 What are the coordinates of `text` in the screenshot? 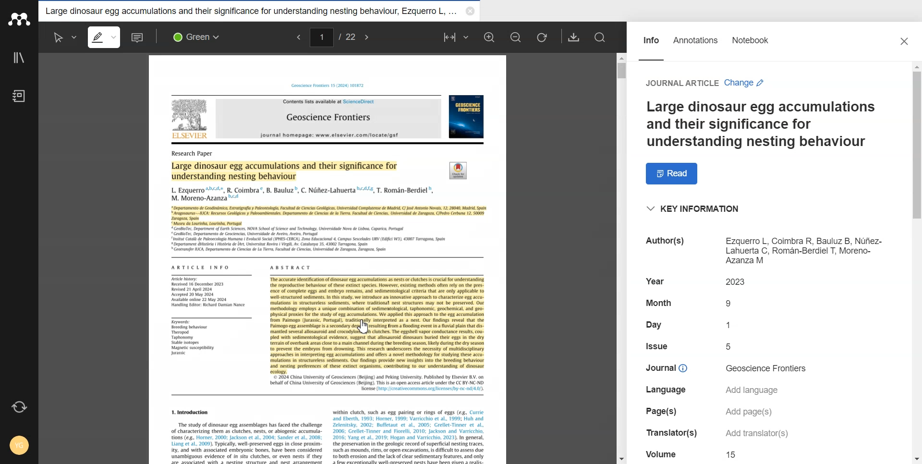 It's located at (681, 84).